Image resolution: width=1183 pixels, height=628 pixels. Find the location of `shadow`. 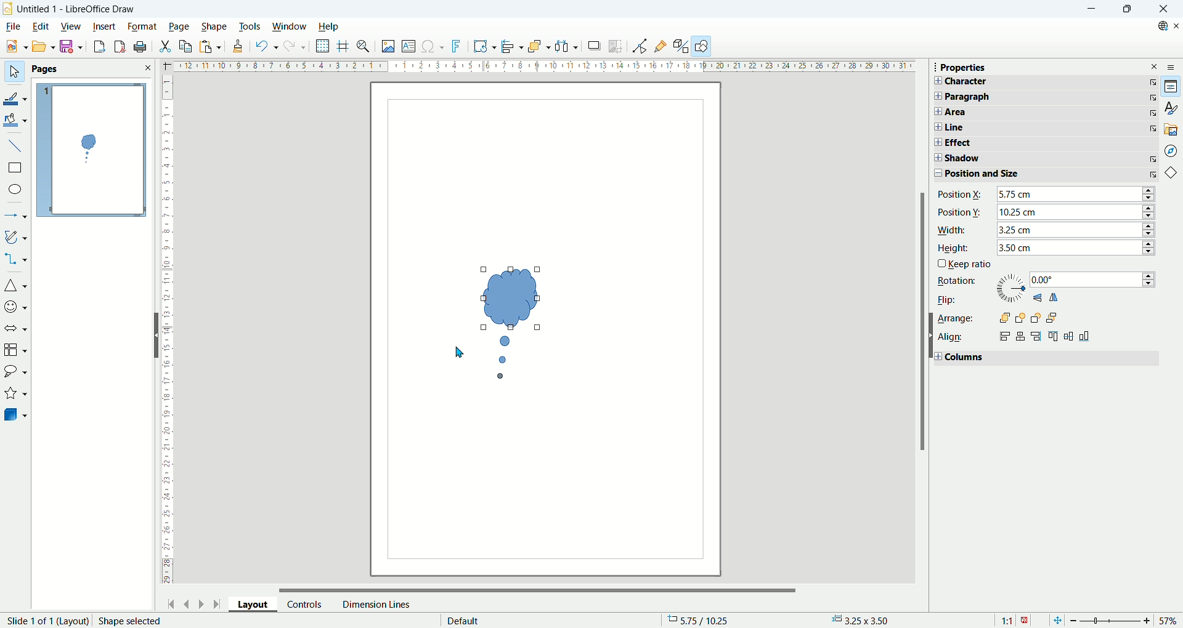

shadow is located at coordinates (594, 46).